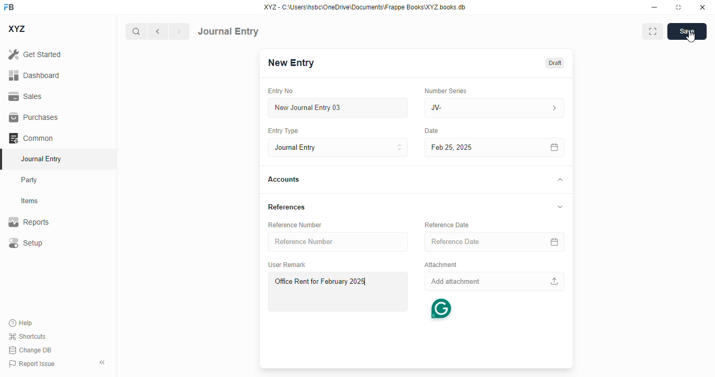 The image size is (715, 377). I want to click on help, so click(21, 323).